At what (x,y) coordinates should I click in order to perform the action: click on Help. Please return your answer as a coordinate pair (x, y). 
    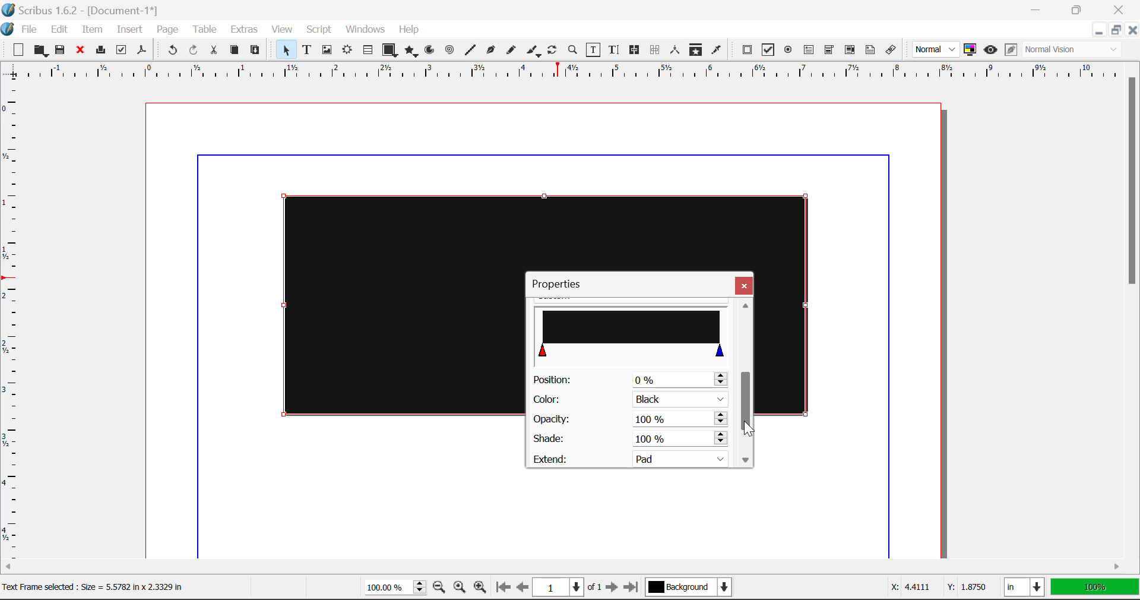
    Looking at the image, I should click on (409, 30).